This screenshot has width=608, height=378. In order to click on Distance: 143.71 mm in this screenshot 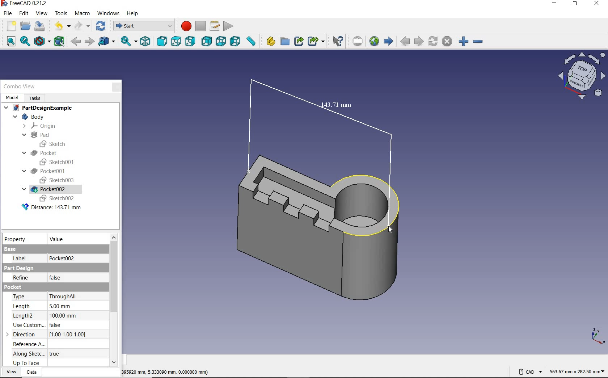, I will do `click(52, 207)`.